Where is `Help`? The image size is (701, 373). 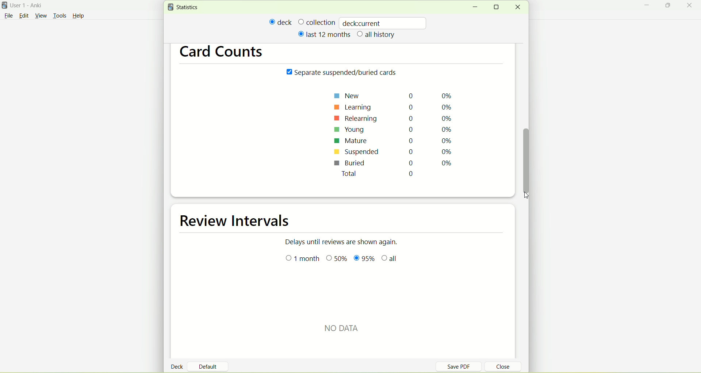 Help is located at coordinates (78, 17).